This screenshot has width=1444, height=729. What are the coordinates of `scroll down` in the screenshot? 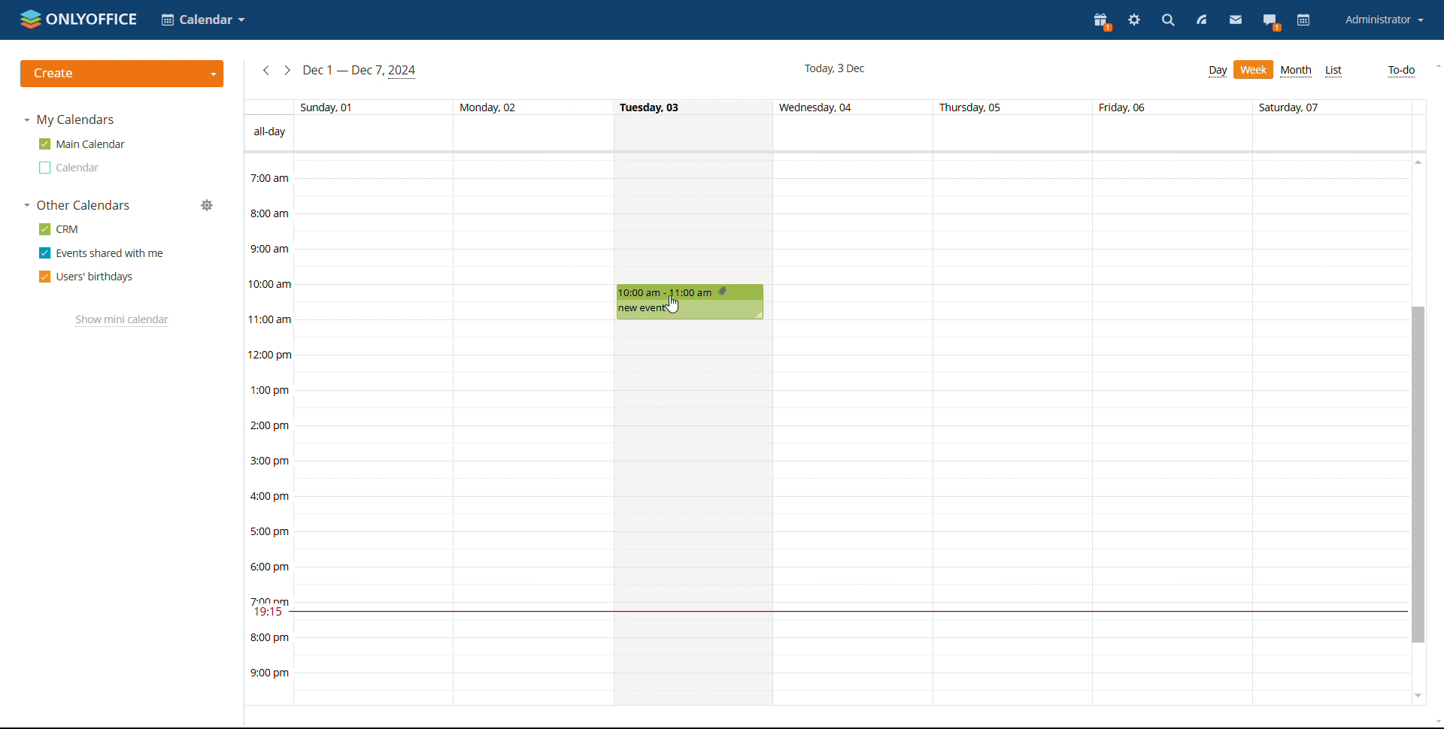 It's located at (1435, 721).